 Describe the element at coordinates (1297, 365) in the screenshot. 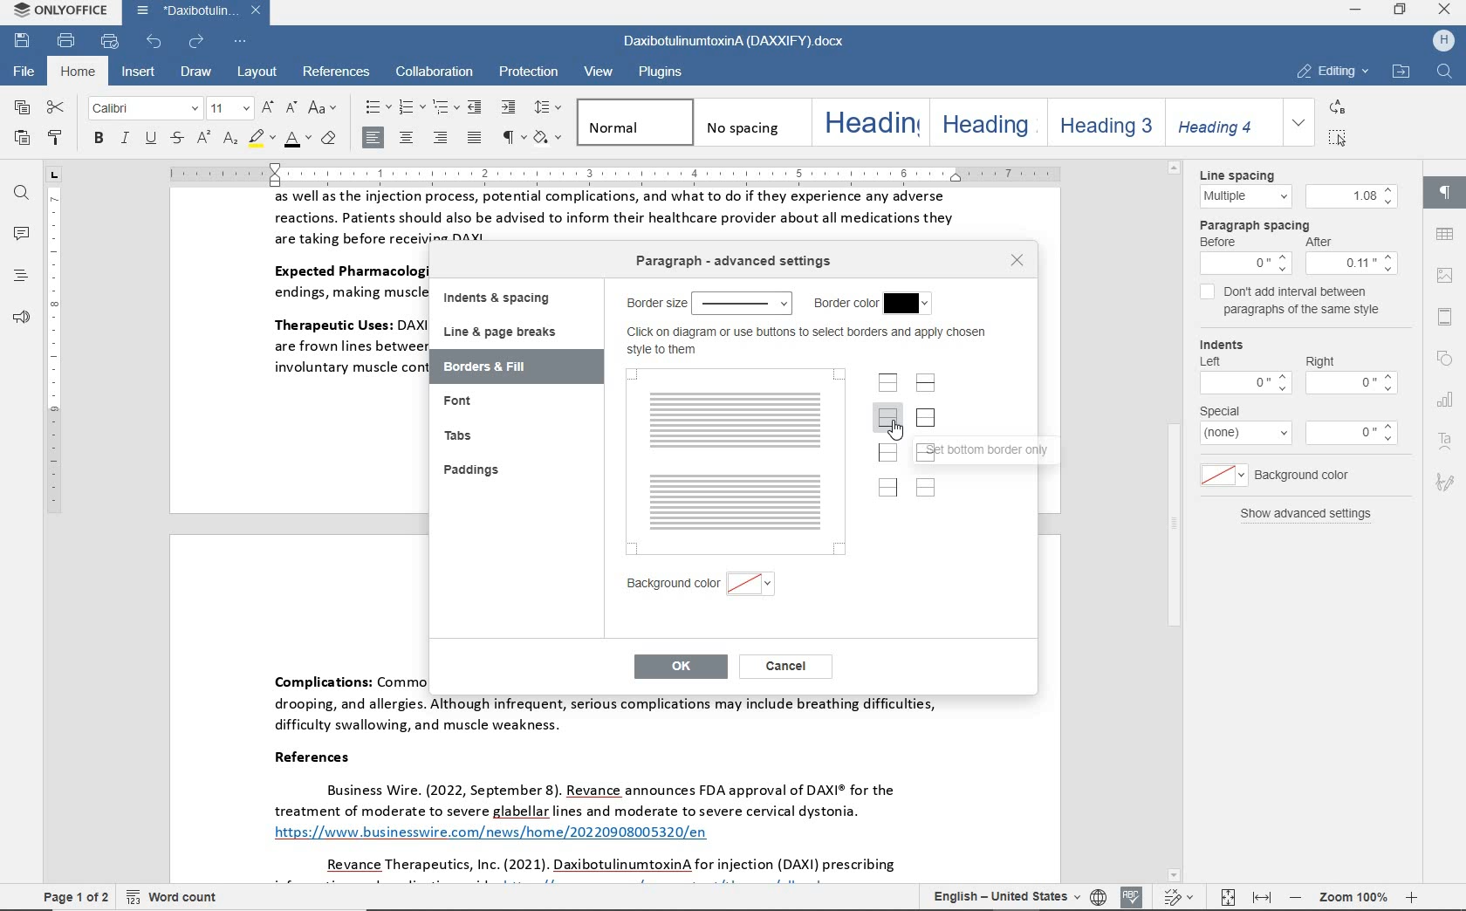

I see `Indents` at that location.